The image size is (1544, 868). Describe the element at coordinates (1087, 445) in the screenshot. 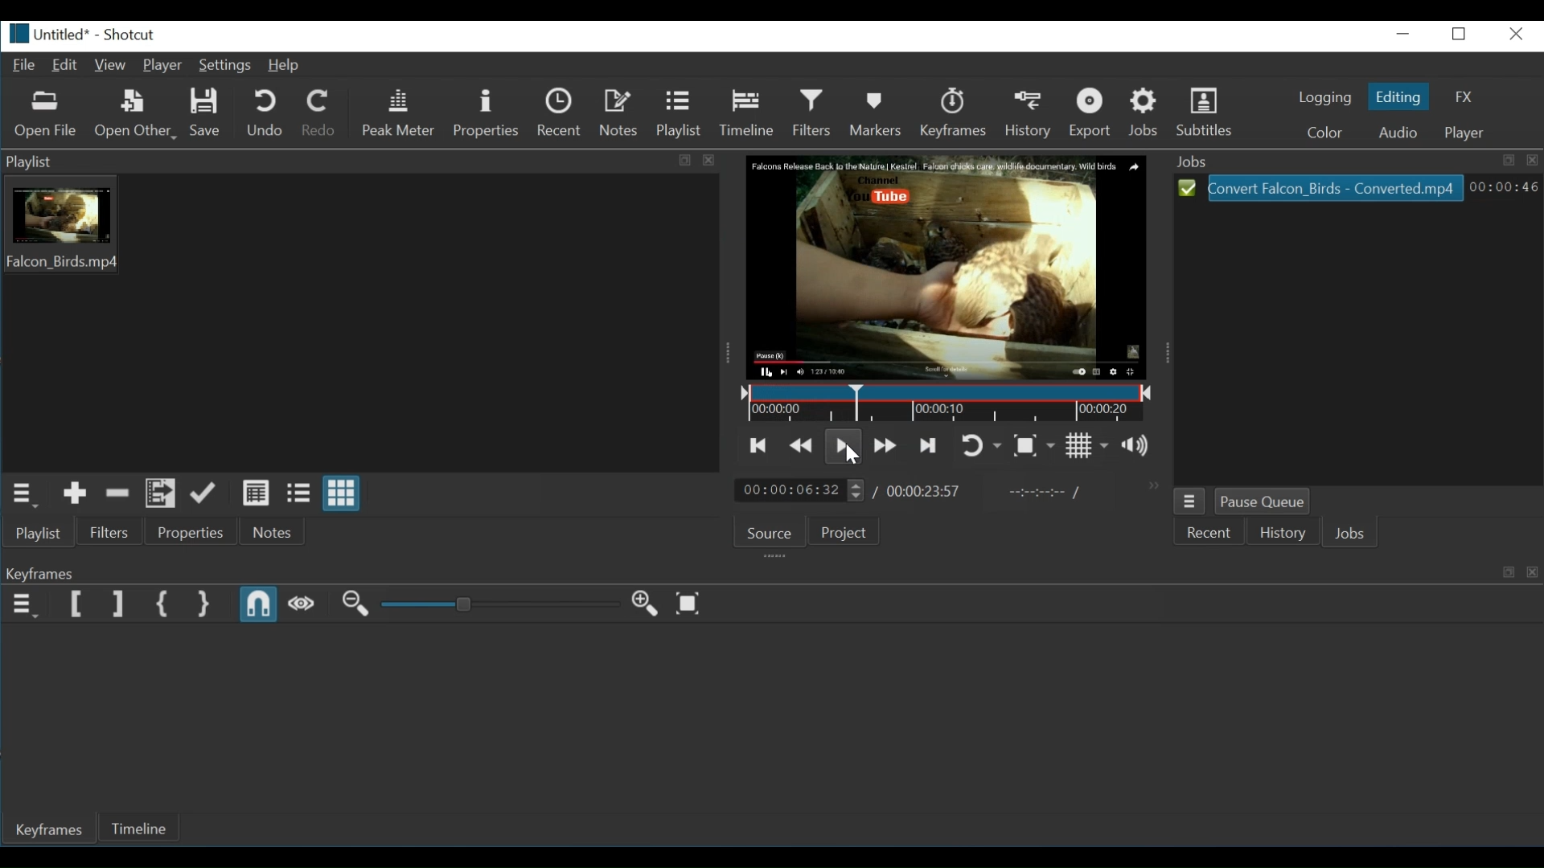

I see `Toggle grid display on the player` at that location.